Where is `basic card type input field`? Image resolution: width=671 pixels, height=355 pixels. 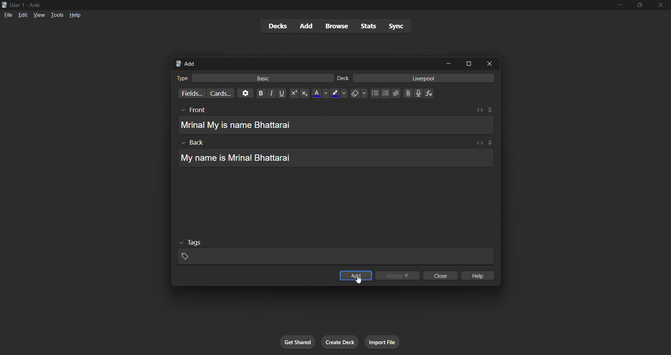 basic card type input field is located at coordinates (254, 77).